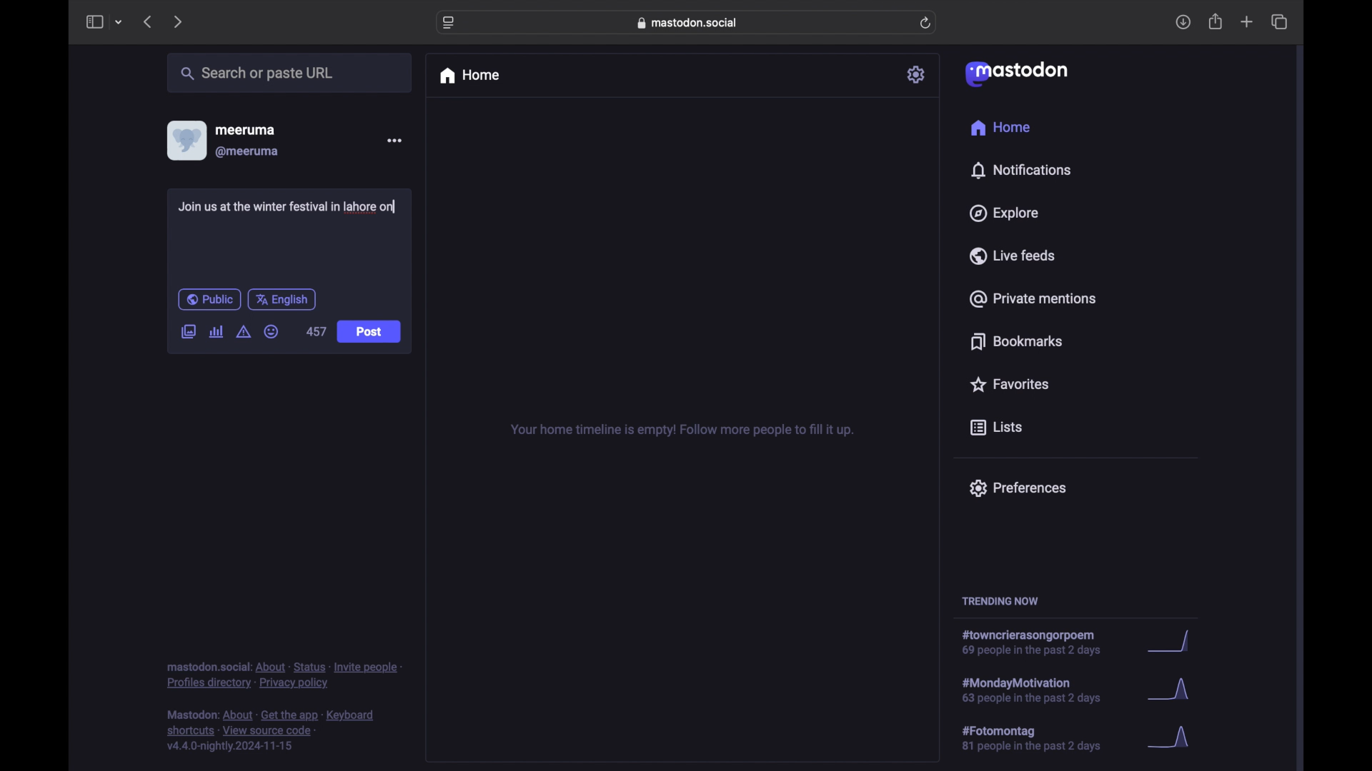  What do you see at coordinates (1003, 213) in the screenshot?
I see `explore` at bounding box center [1003, 213].